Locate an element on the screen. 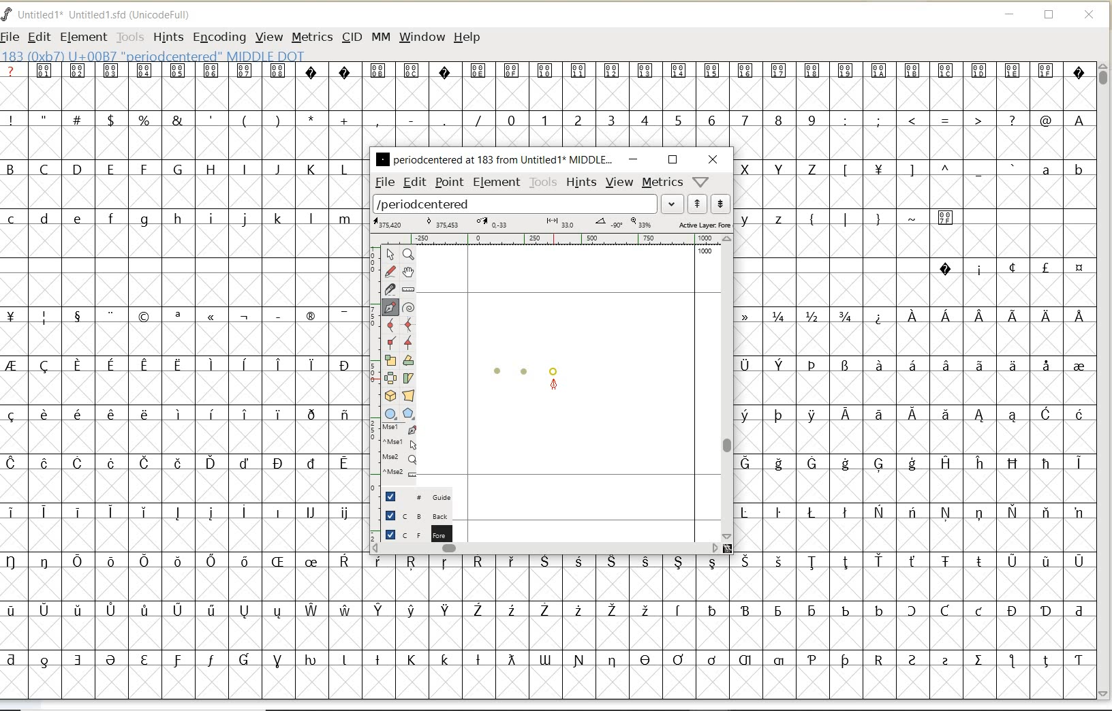 This screenshot has height=711, width=1112. dot is located at coordinates (497, 369).